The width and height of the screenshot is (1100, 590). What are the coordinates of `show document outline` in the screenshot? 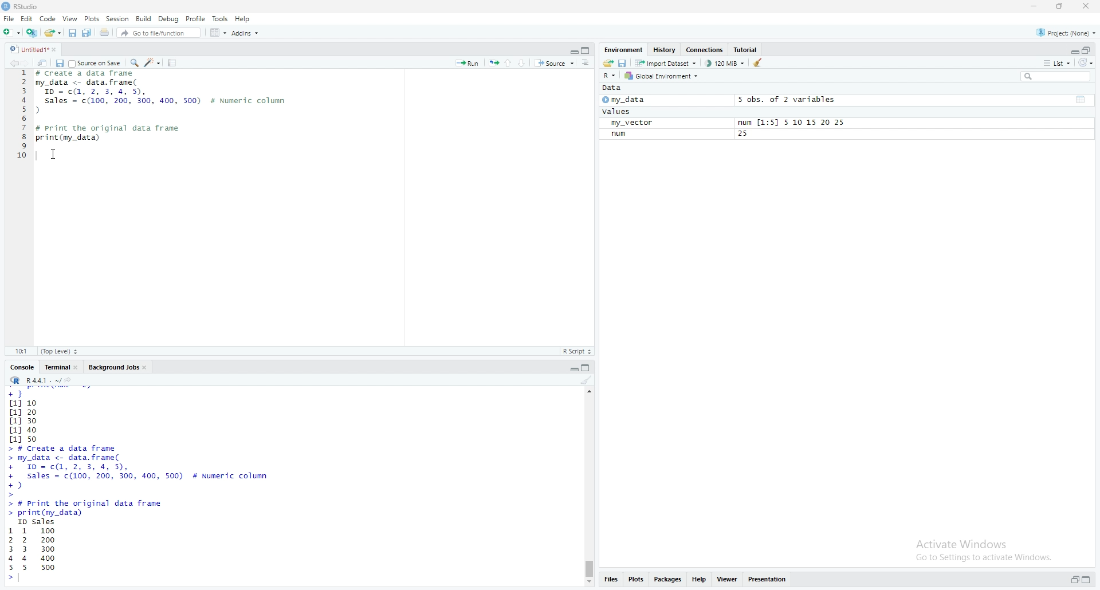 It's located at (587, 64).